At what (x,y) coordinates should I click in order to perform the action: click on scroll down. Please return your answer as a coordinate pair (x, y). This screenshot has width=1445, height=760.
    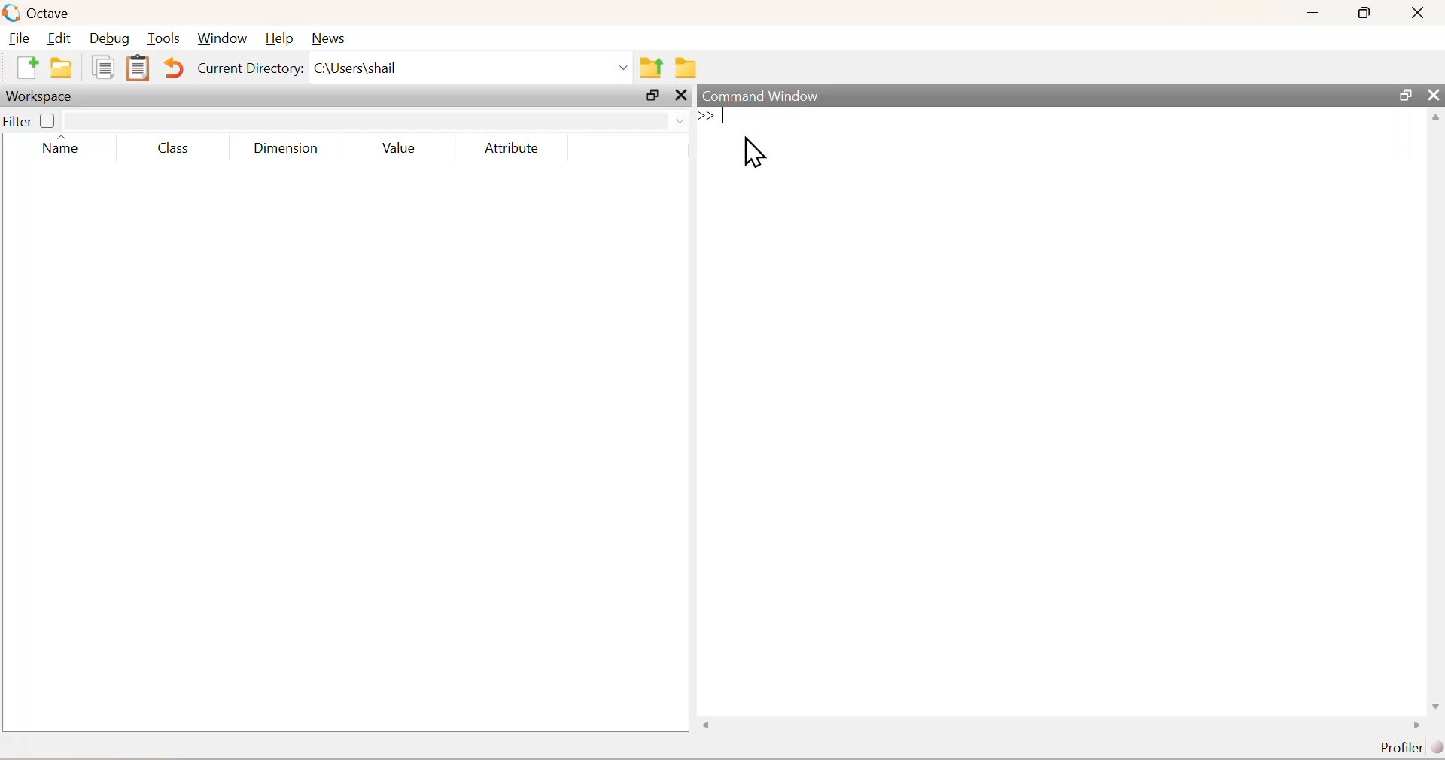
    Looking at the image, I should click on (1434, 707).